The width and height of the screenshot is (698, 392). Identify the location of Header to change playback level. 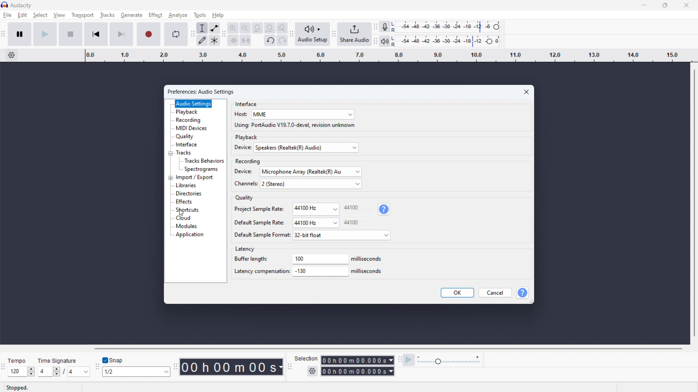
(490, 41).